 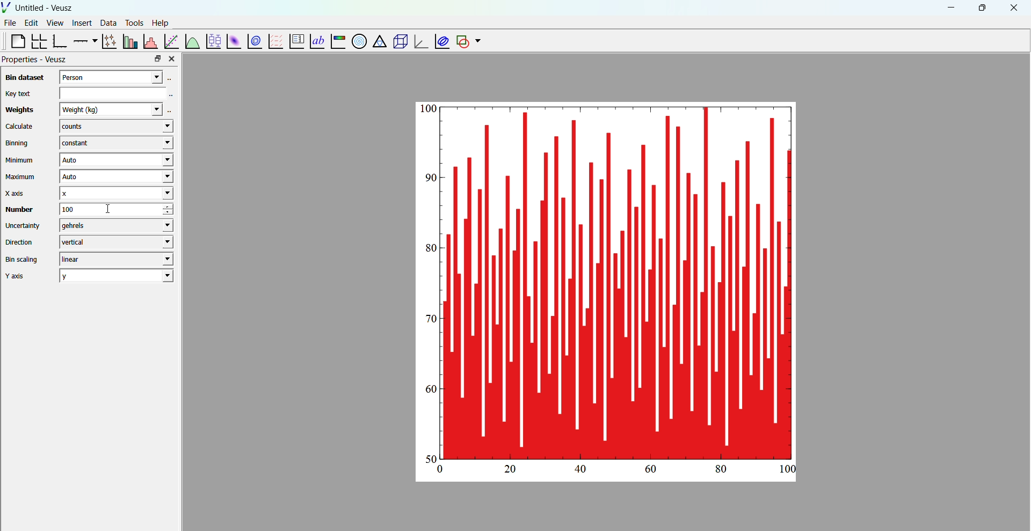 What do you see at coordinates (618, 281) in the screenshot?
I see `histogram Updated with the values` at bounding box center [618, 281].